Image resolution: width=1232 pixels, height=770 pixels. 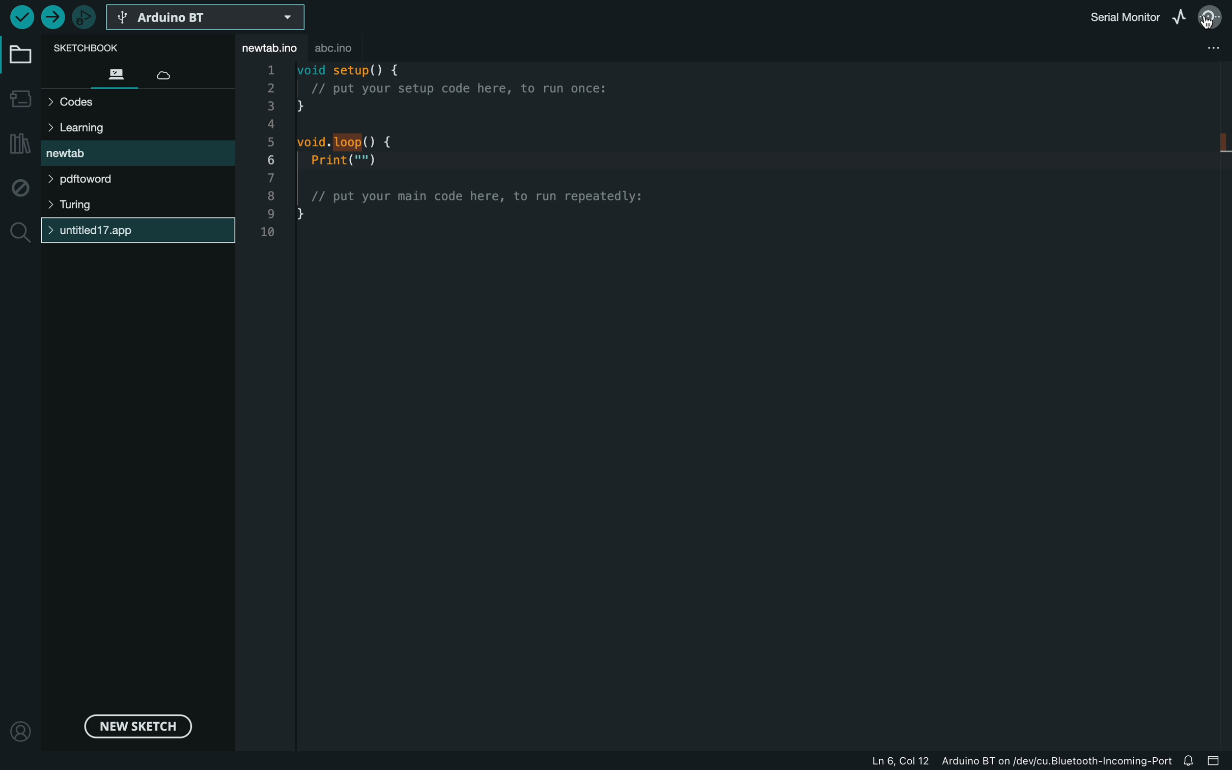 What do you see at coordinates (21, 186) in the screenshot?
I see `debug` at bounding box center [21, 186].